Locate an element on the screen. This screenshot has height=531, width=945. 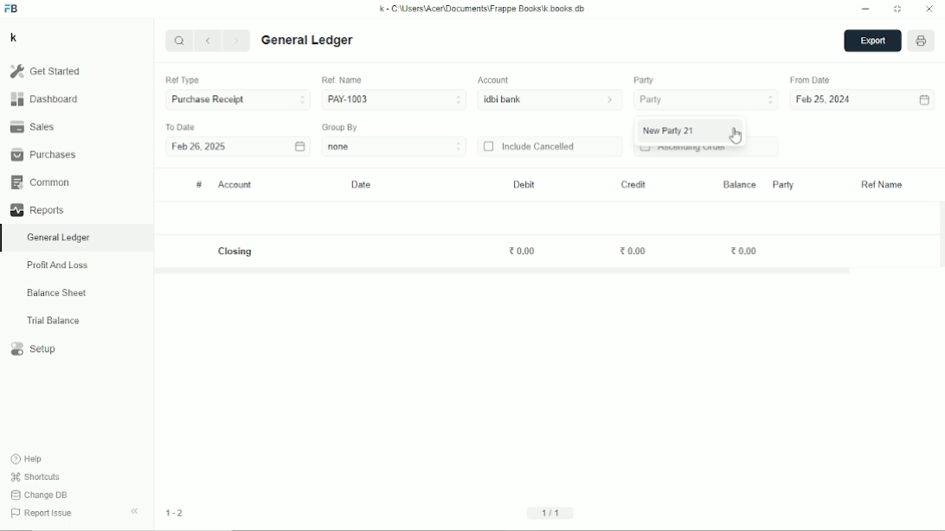
Closing is located at coordinates (237, 252).